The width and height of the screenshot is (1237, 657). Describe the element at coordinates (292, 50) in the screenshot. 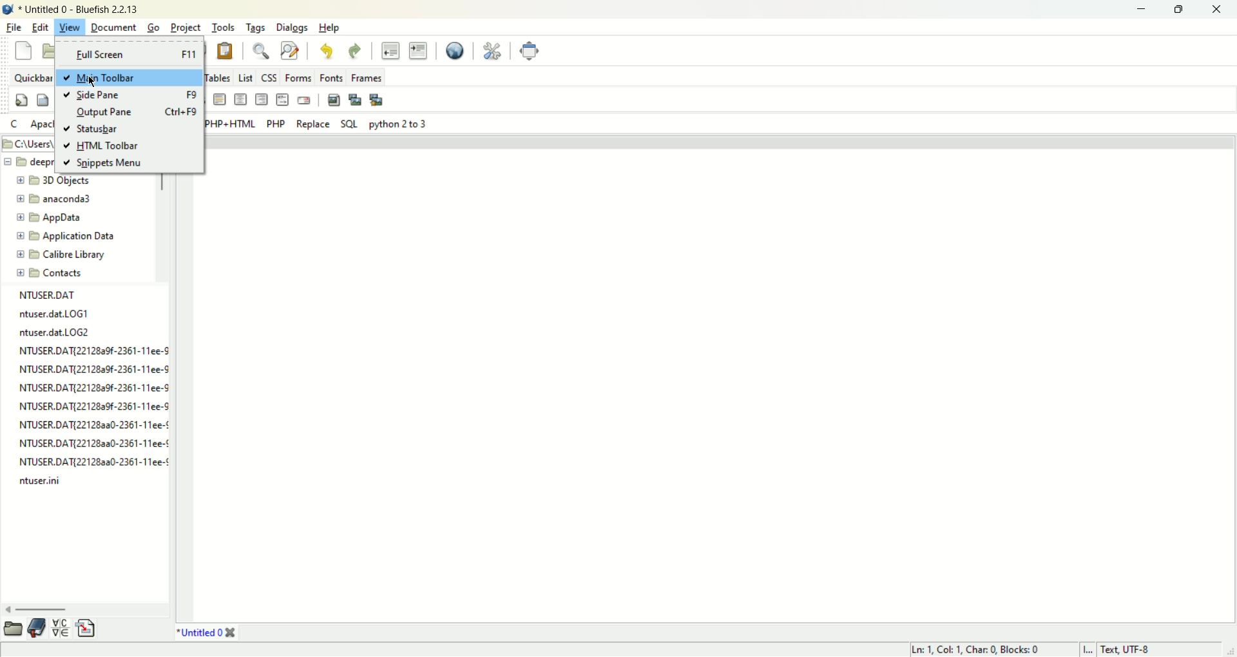

I see `advanced find and replace` at that location.